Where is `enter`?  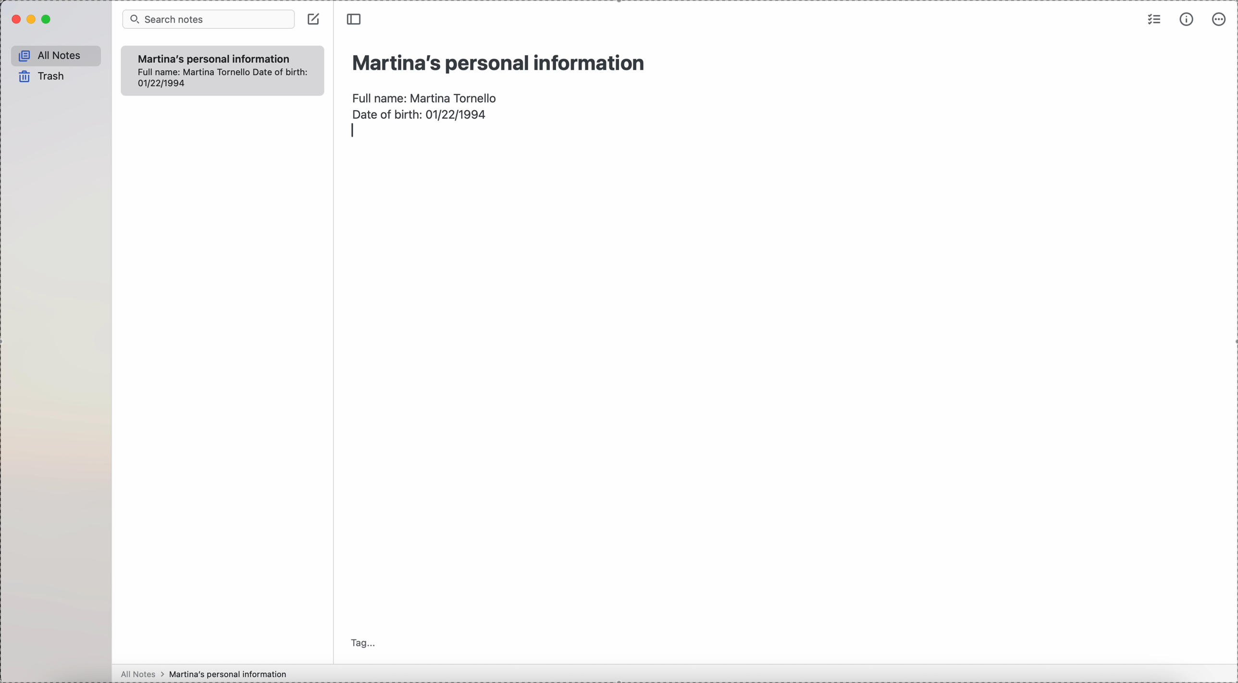
enter is located at coordinates (355, 130).